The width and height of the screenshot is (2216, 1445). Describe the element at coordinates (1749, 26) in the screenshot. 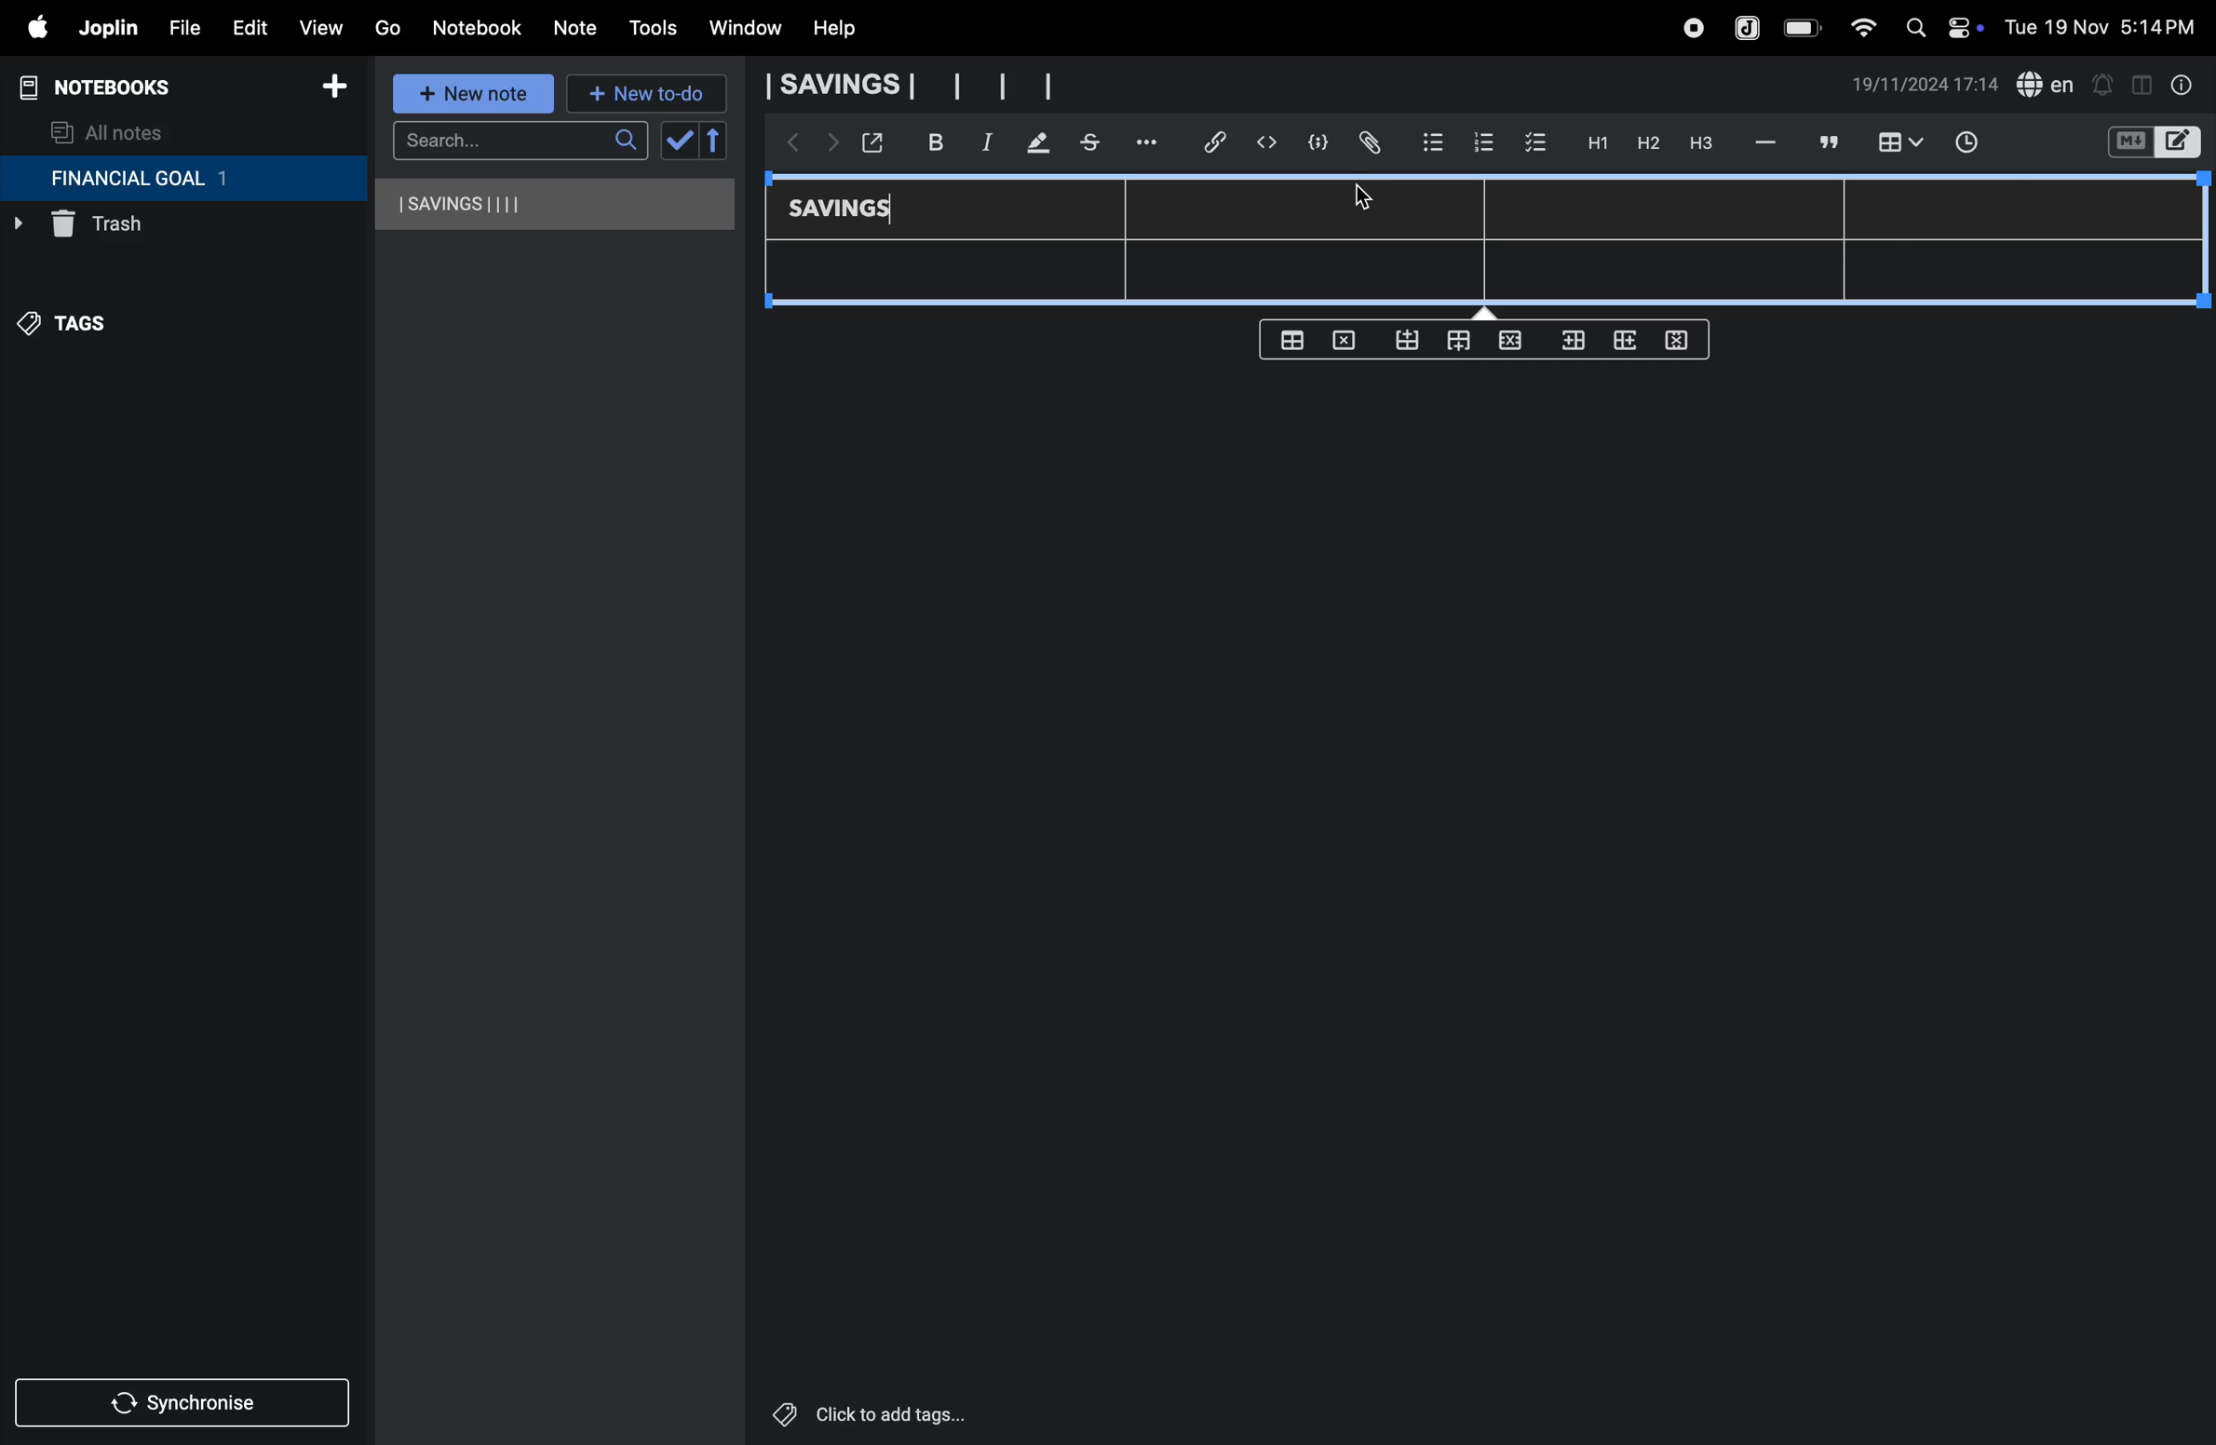

I see `joplin` at that location.